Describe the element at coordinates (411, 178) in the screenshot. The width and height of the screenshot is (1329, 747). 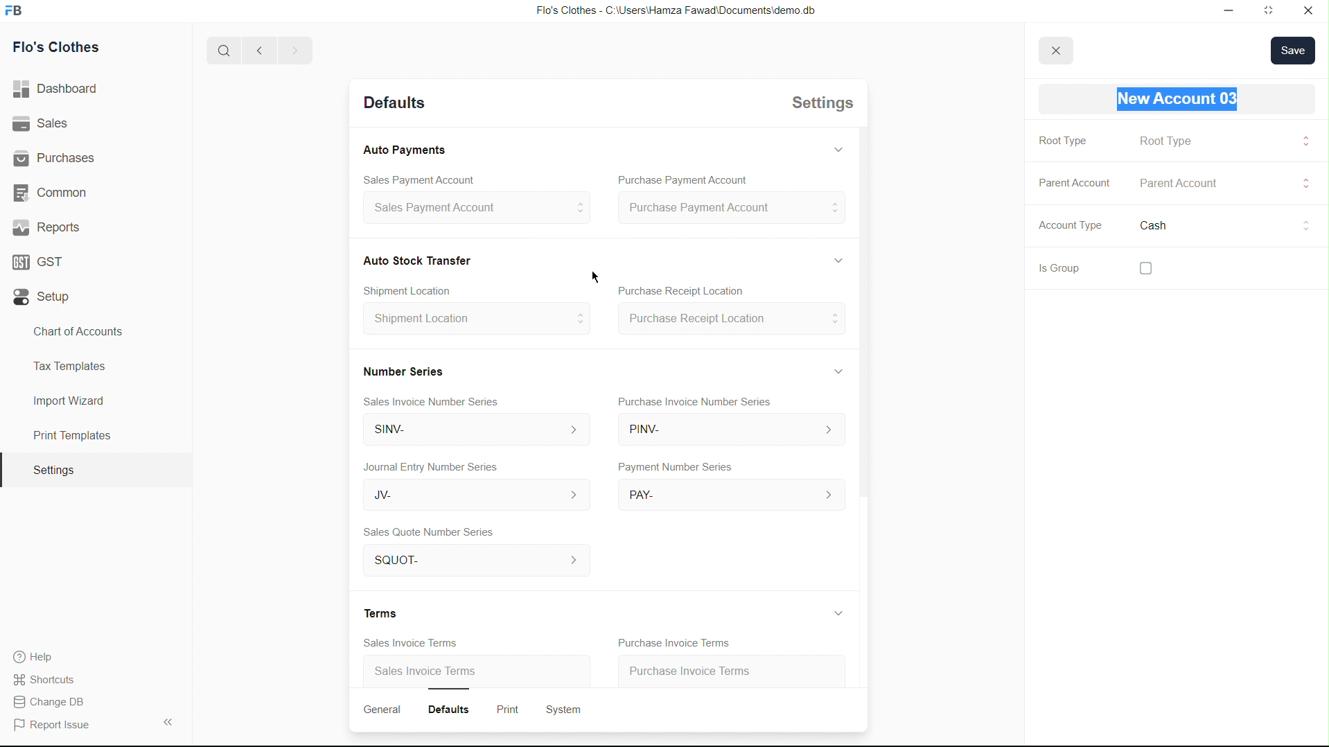
I see `Sales Payment Account` at that location.